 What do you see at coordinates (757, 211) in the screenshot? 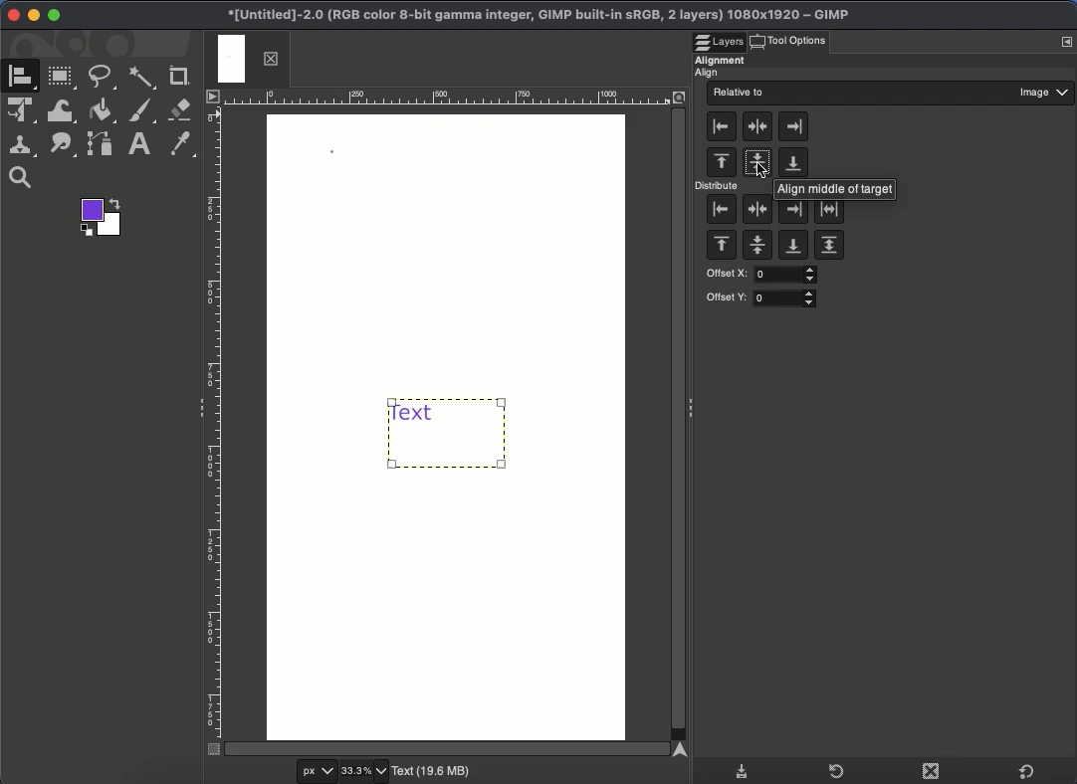
I see `Distribute horizontal centers` at bounding box center [757, 211].